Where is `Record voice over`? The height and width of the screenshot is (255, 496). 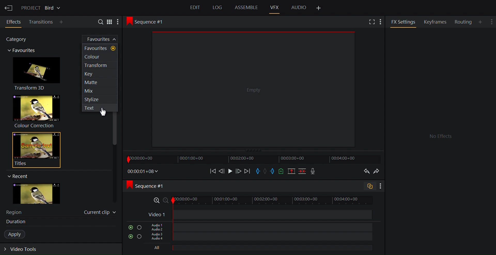 Record voice over is located at coordinates (313, 171).